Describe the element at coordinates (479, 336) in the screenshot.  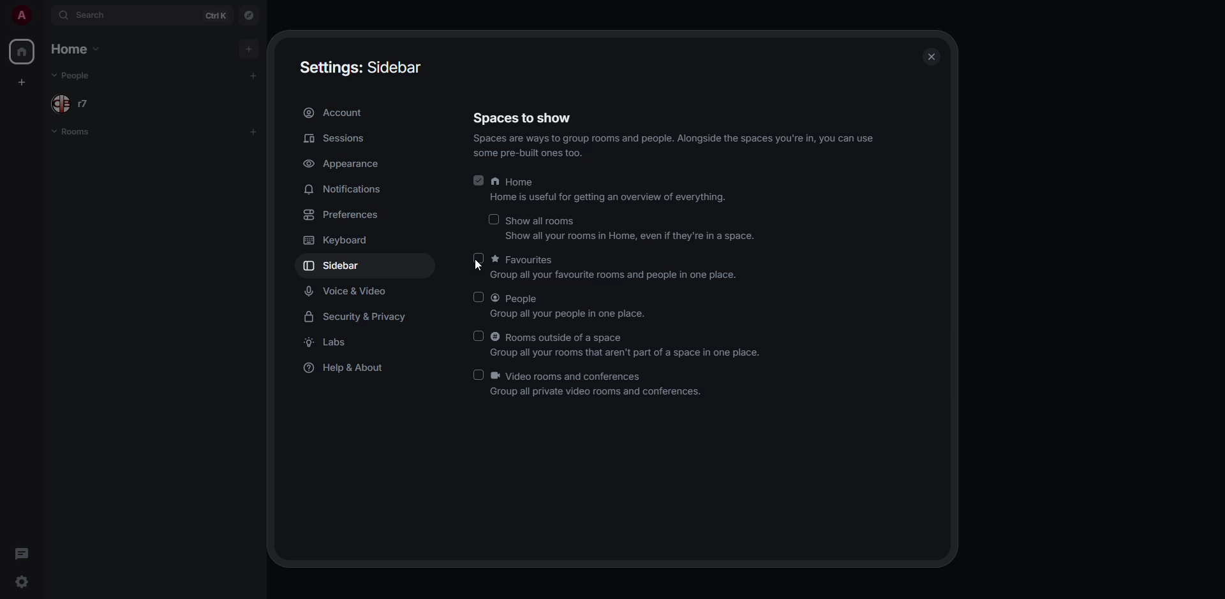
I see `click to enable` at that location.